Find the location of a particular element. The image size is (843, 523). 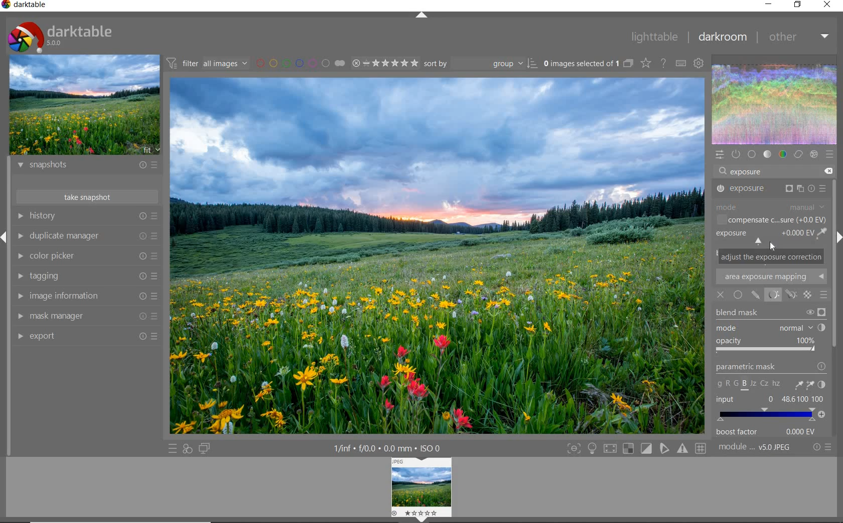

selected image is located at coordinates (437, 254).